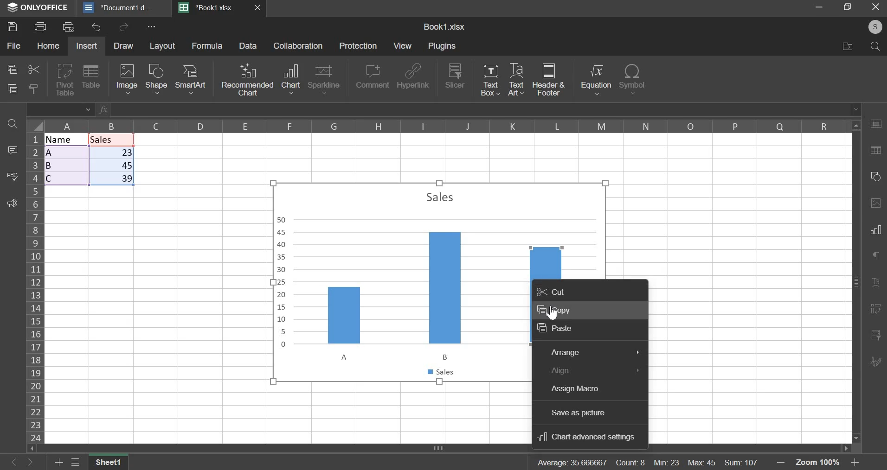  Describe the element at coordinates (48, 45) in the screenshot. I see `home` at that location.